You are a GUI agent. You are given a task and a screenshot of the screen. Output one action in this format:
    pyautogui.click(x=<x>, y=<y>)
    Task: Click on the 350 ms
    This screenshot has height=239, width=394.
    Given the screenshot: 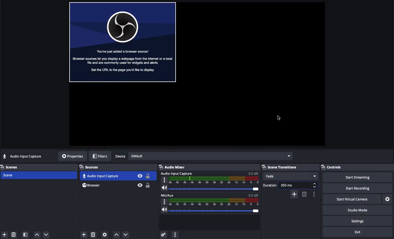 What is the action you would take?
    pyautogui.click(x=299, y=185)
    